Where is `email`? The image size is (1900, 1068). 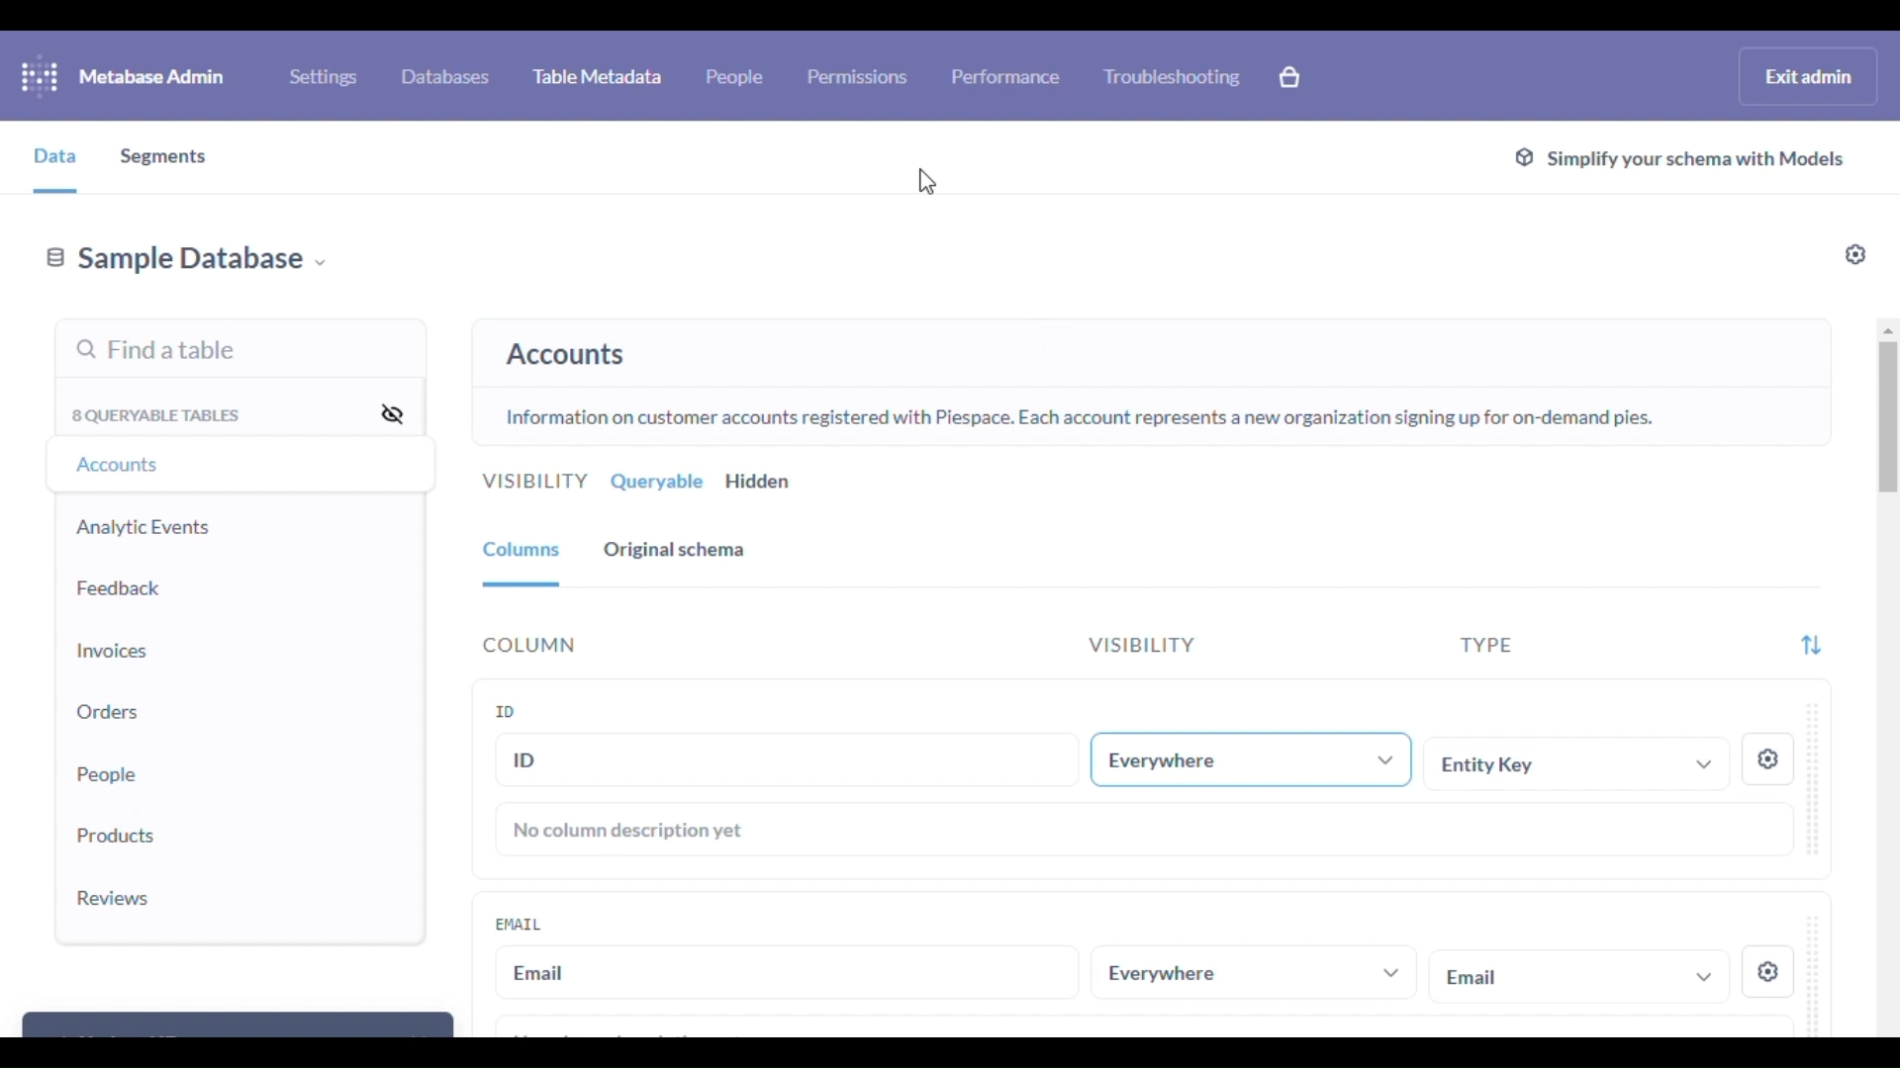 email is located at coordinates (519, 923).